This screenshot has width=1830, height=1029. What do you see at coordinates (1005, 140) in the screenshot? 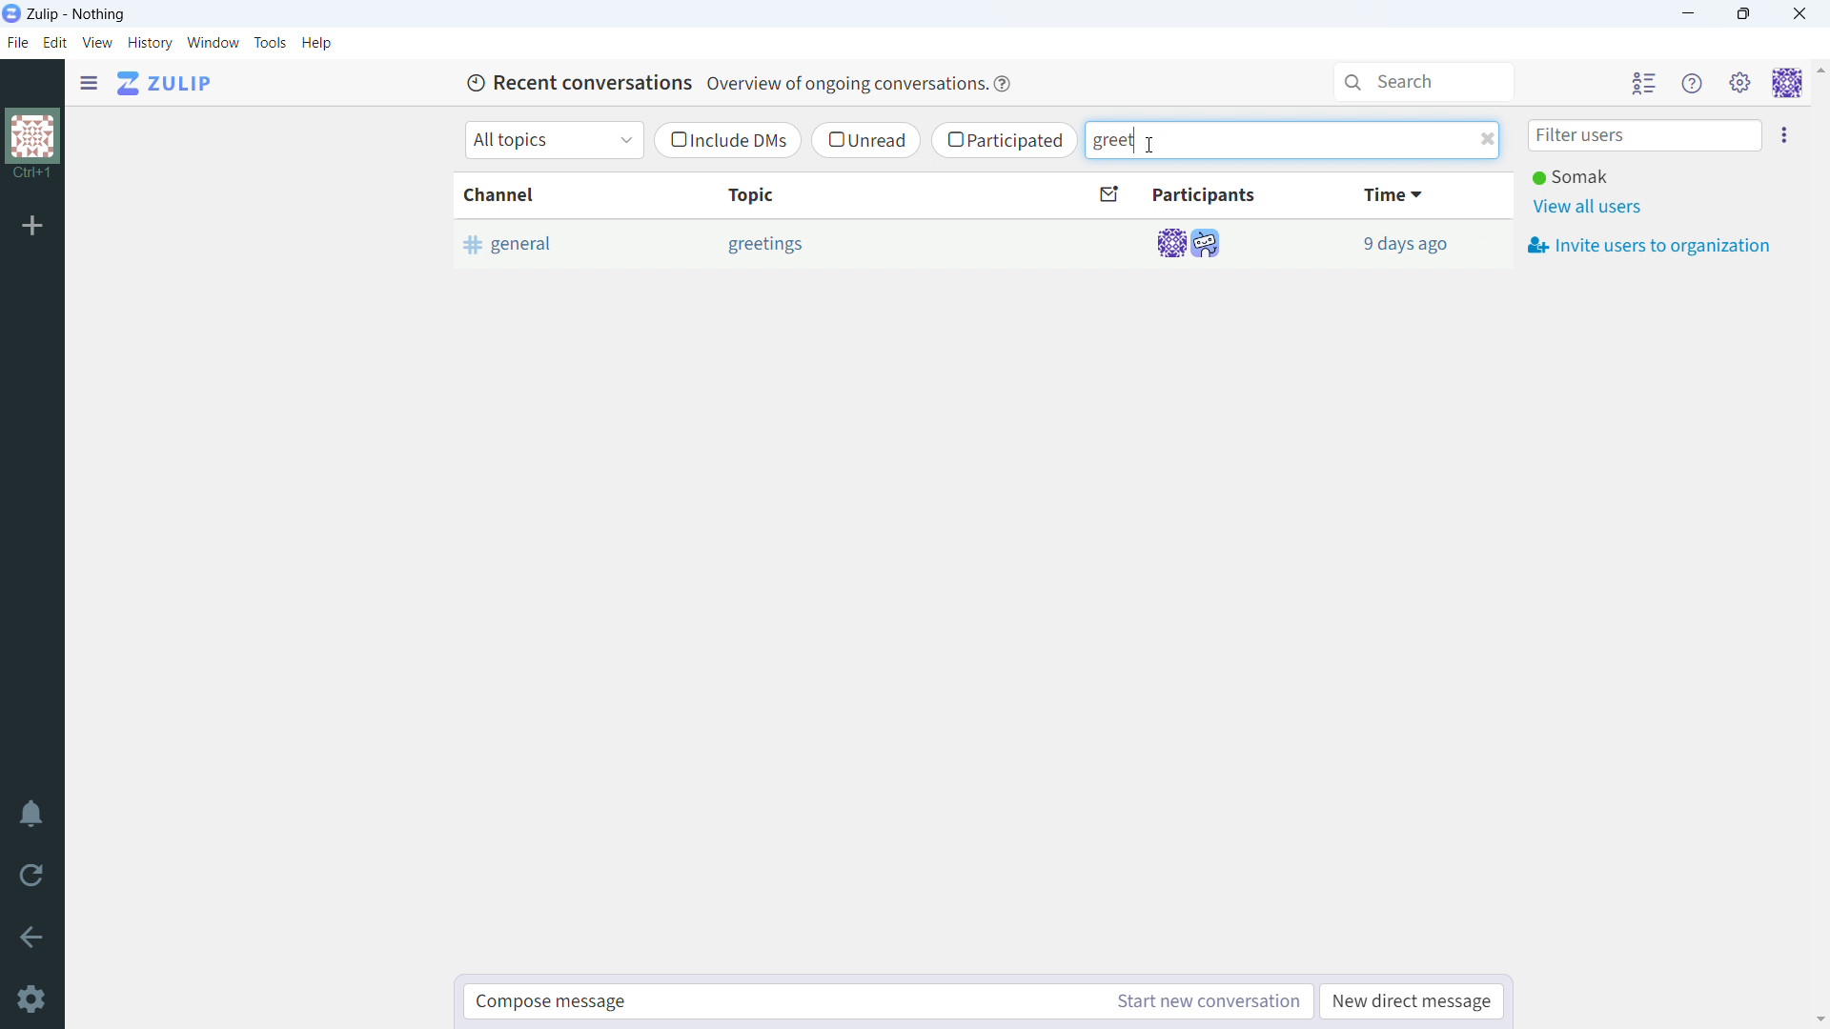
I see `participated` at bounding box center [1005, 140].